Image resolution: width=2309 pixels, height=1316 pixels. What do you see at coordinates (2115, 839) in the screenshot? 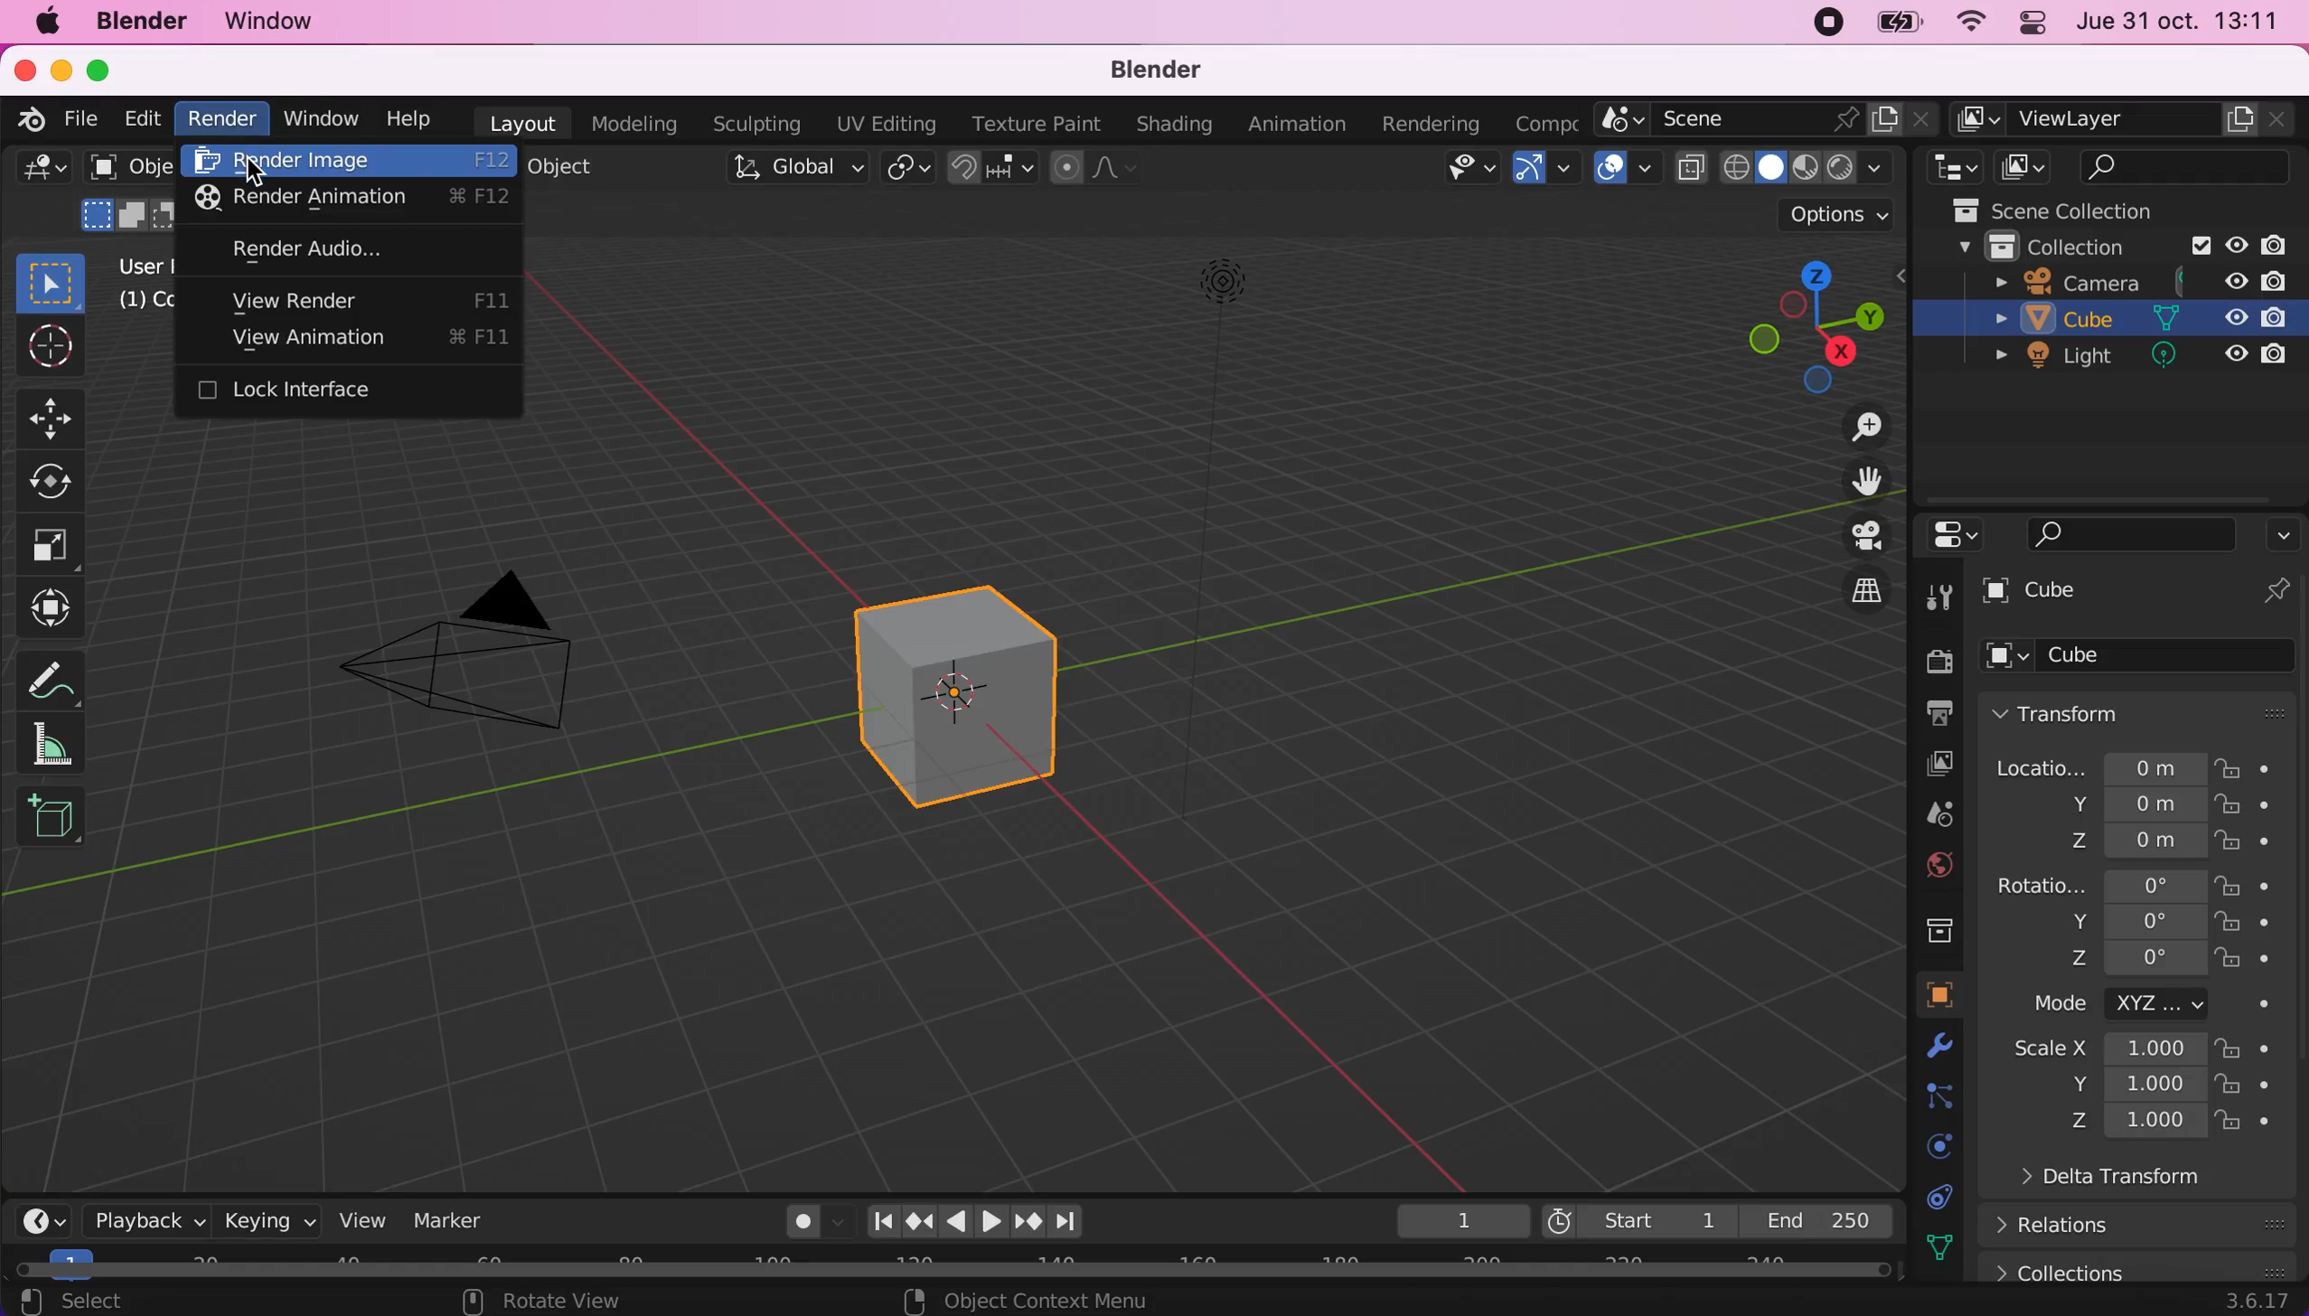
I see `location z` at bounding box center [2115, 839].